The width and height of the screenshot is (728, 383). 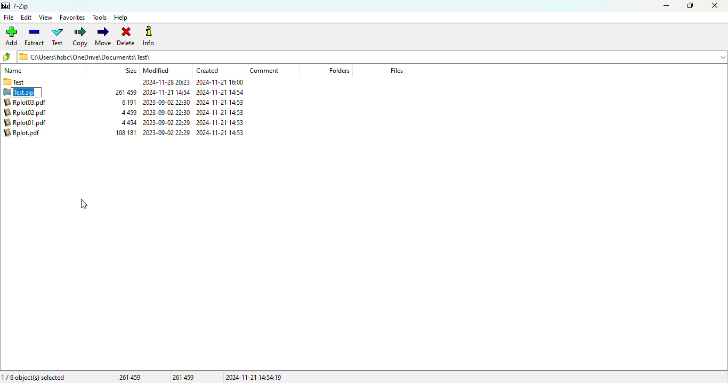 I want to click on maximize, so click(x=690, y=6).